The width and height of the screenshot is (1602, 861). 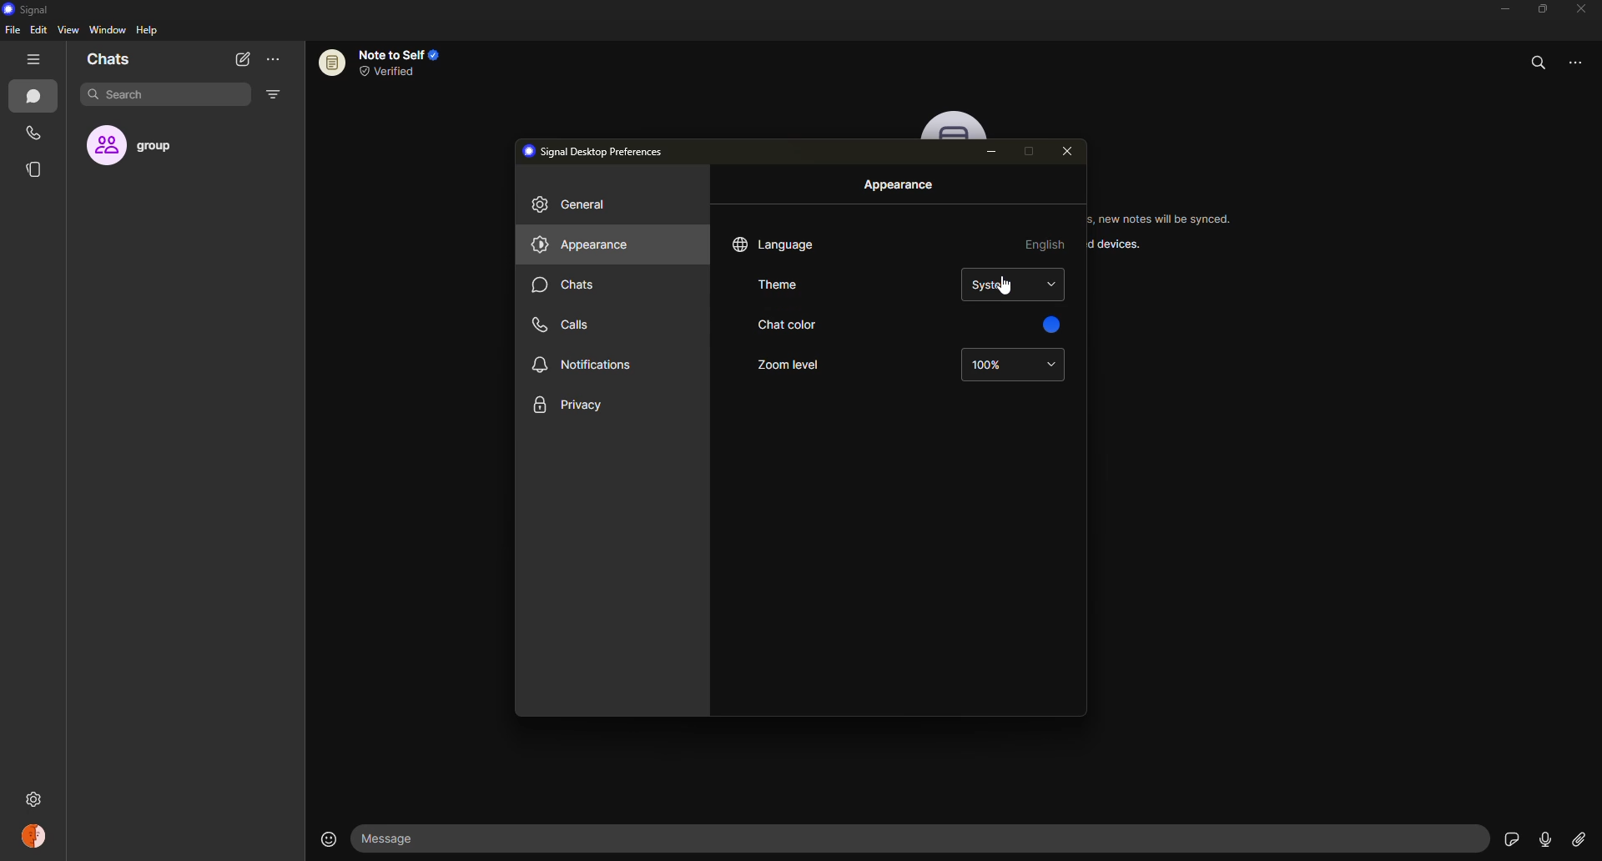 What do you see at coordinates (586, 362) in the screenshot?
I see `notifications` at bounding box center [586, 362].